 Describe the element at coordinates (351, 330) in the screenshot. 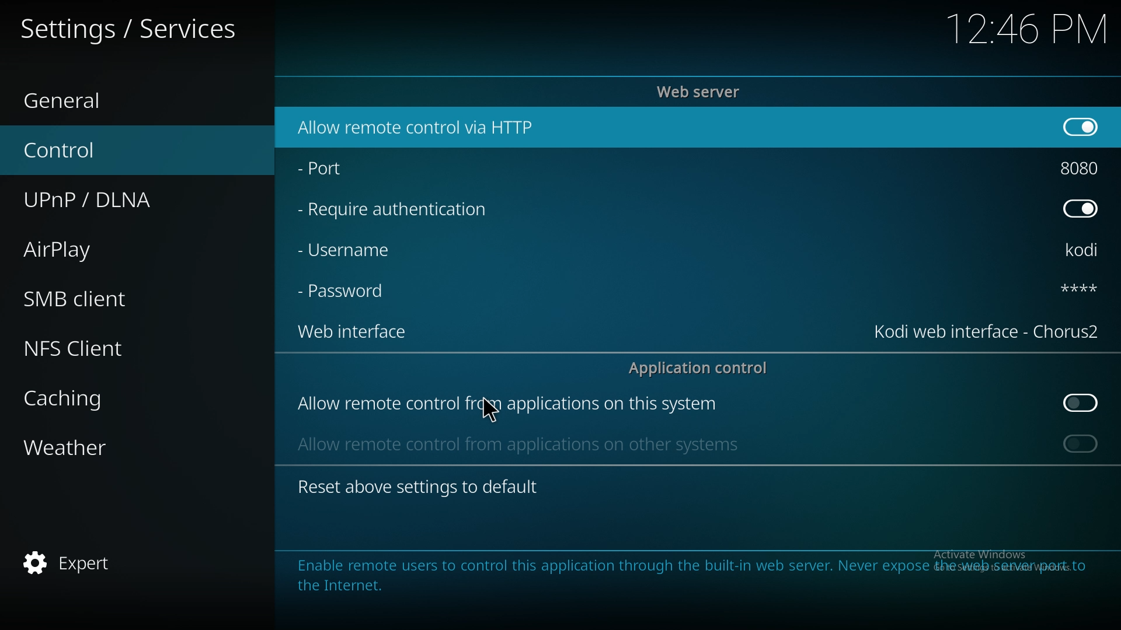

I see `web interface` at that location.